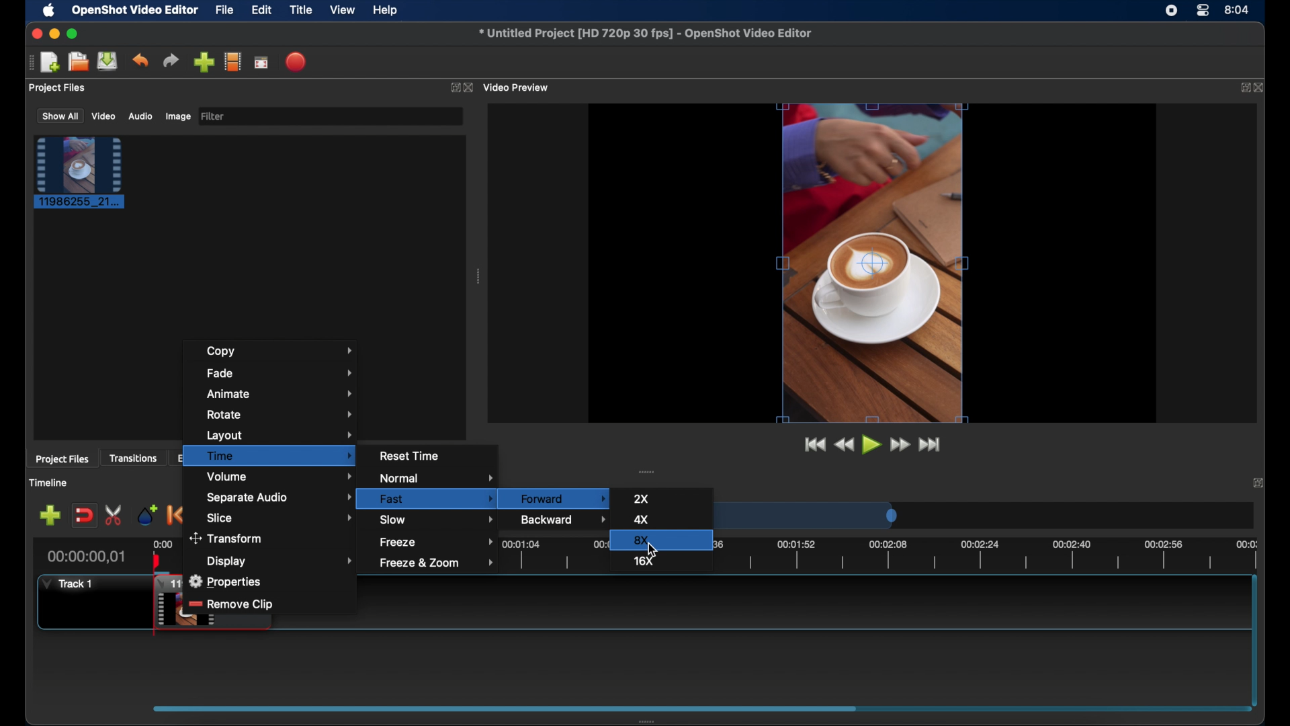 This screenshot has width=1290, height=726. What do you see at coordinates (261, 61) in the screenshot?
I see `full screen` at bounding box center [261, 61].